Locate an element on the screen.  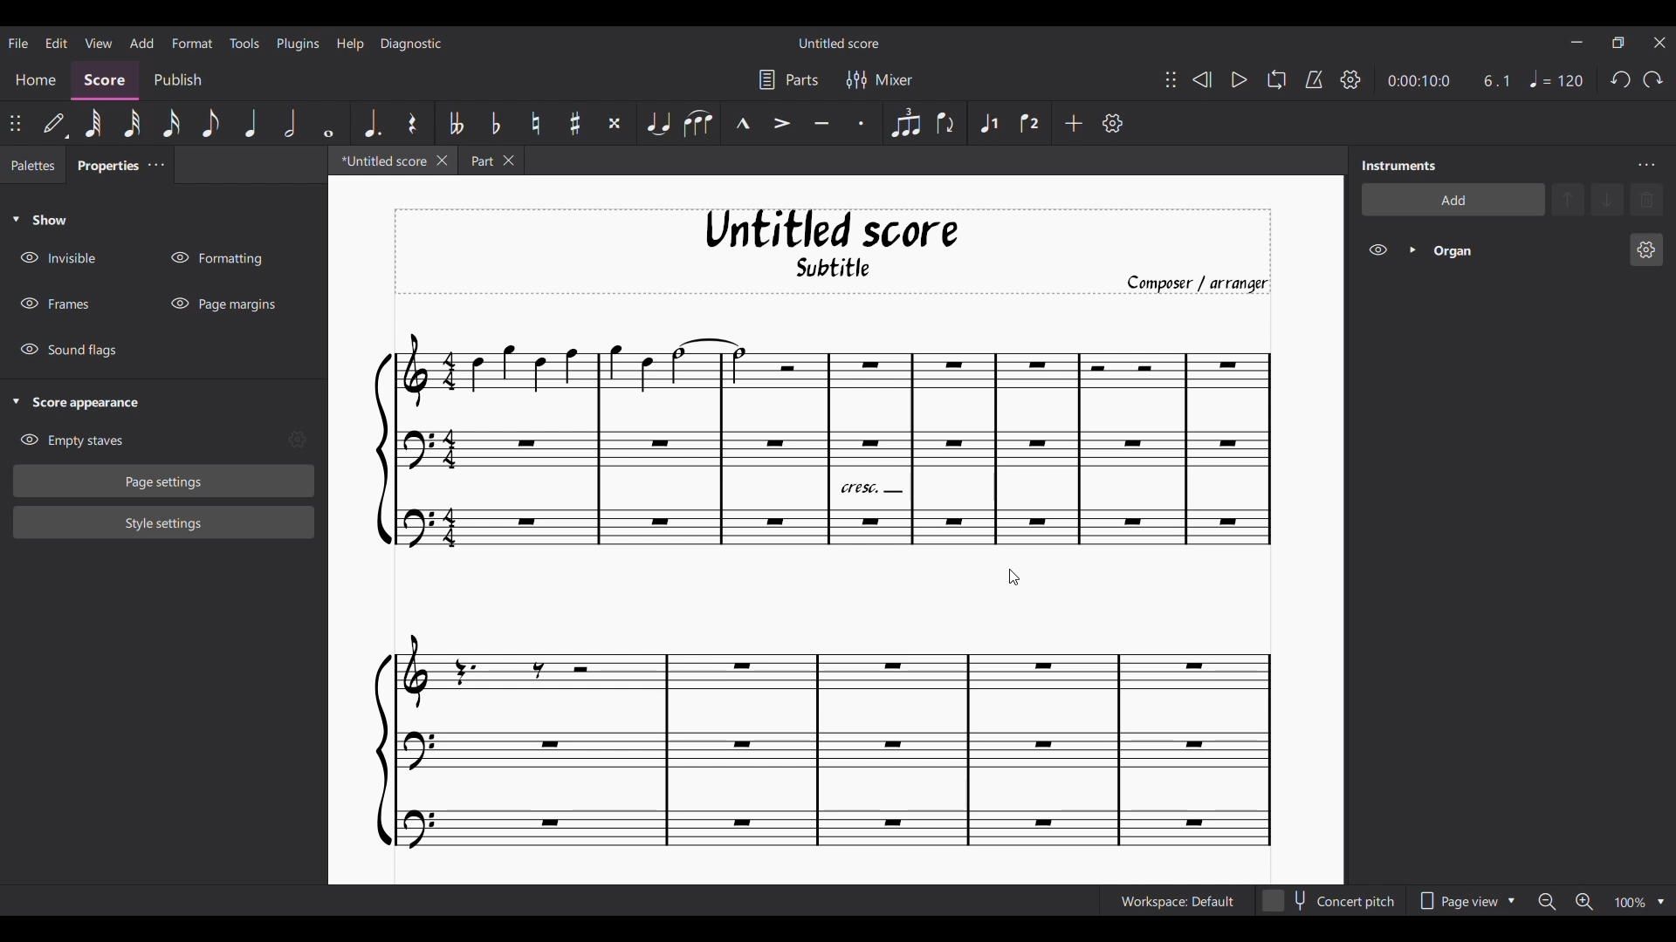
Style settings is located at coordinates (164, 523).